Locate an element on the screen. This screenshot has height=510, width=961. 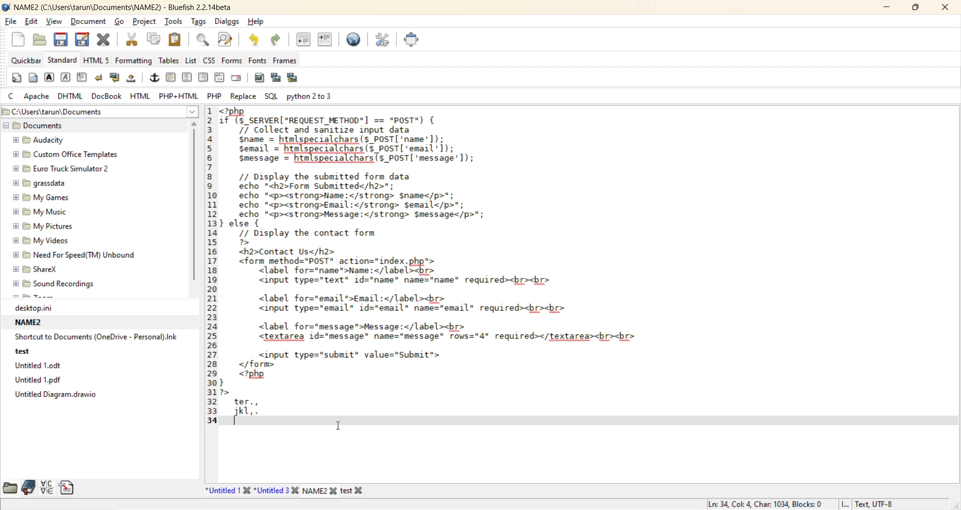
edit is located at coordinates (33, 22).